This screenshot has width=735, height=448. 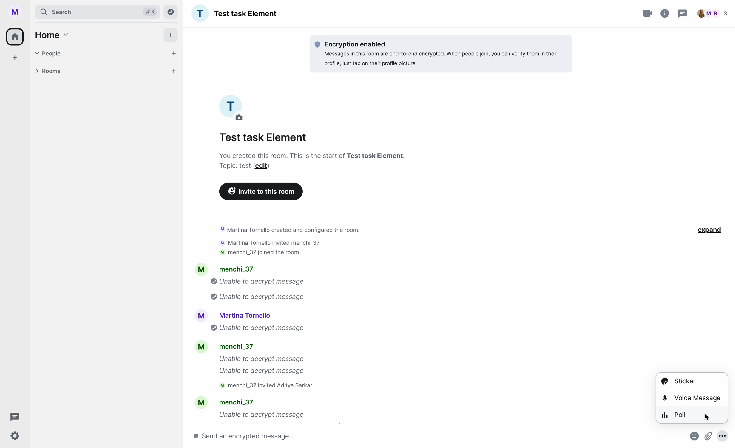 I want to click on attach files, so click(x=709, y=438).